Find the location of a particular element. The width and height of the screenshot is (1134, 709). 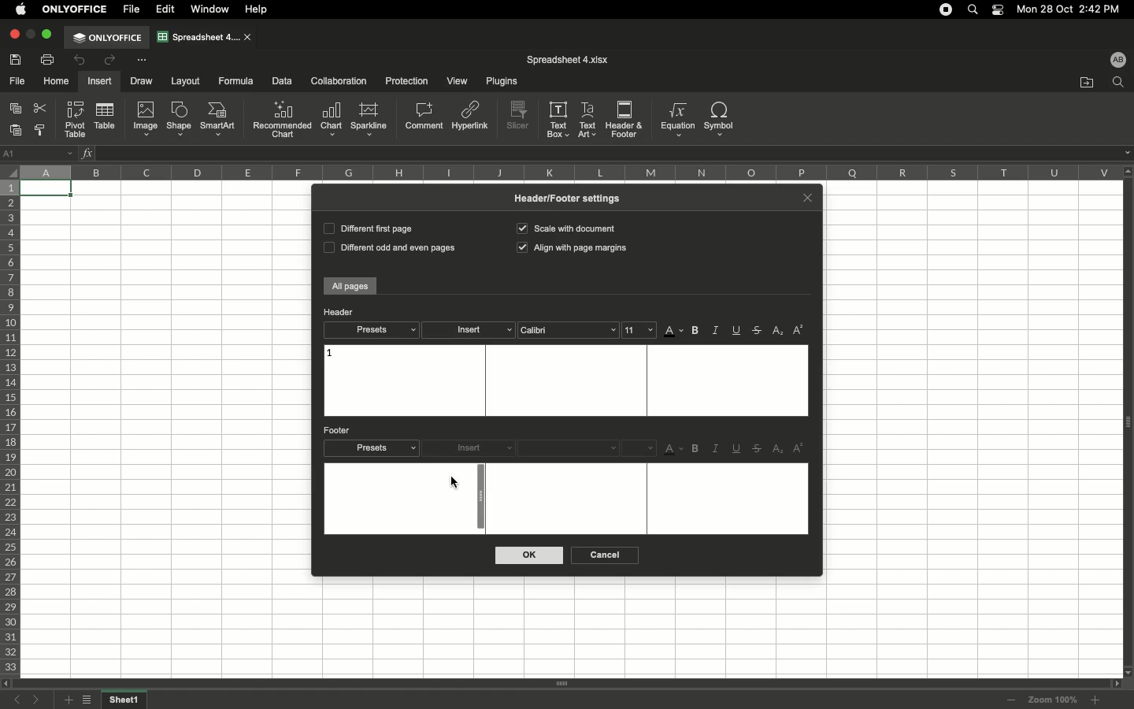

Panel is located at coordinates (1127, 422).